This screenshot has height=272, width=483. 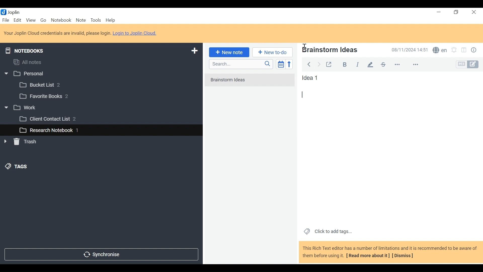 I want to click on Help, so click(x=111, y=20).